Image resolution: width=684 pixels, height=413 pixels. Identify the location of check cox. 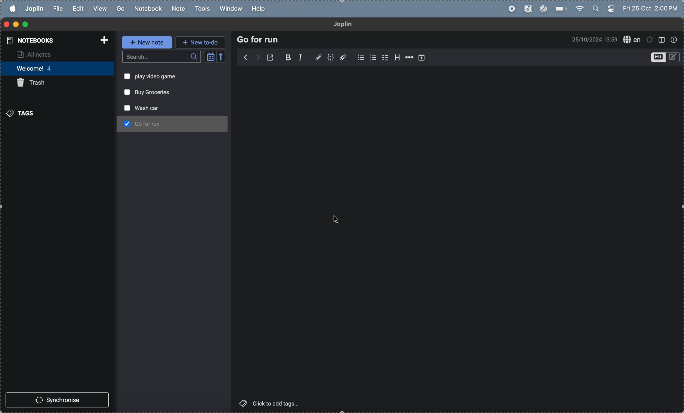
(125, 92).